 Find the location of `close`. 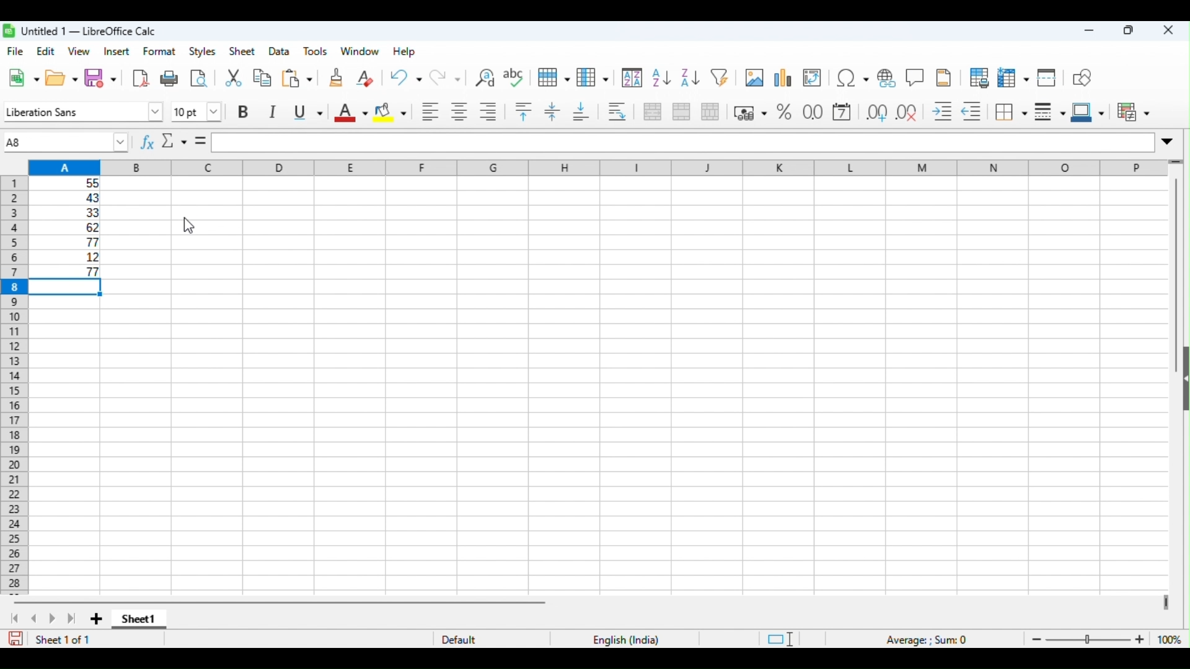

close is located at coordinates (1166, 30).